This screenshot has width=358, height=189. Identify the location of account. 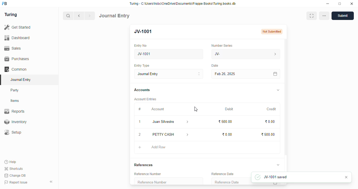
(158, 109).